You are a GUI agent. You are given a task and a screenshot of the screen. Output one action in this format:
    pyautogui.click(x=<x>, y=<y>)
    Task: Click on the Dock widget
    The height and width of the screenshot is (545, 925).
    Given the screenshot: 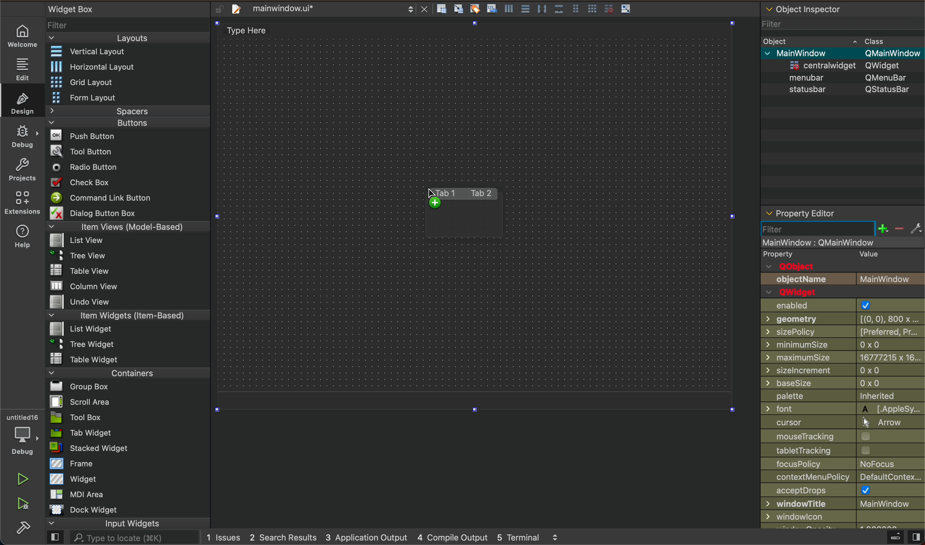 What is the action you would take?
    pyautogui.click(x=94, y=510)
    